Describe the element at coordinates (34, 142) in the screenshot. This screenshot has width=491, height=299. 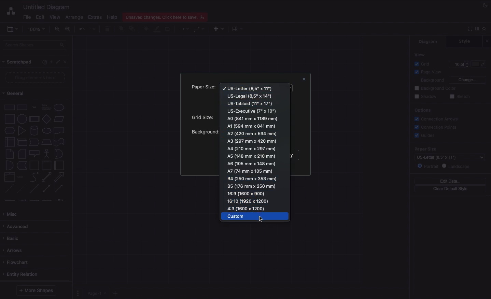
I see `Step` at that location.